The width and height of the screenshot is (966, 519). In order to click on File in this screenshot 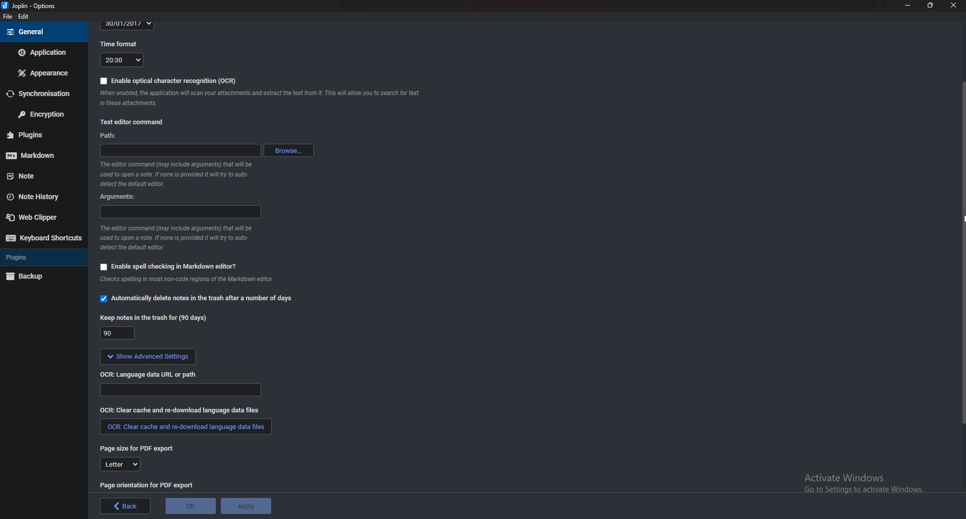, I will do `click(9, 17)`.